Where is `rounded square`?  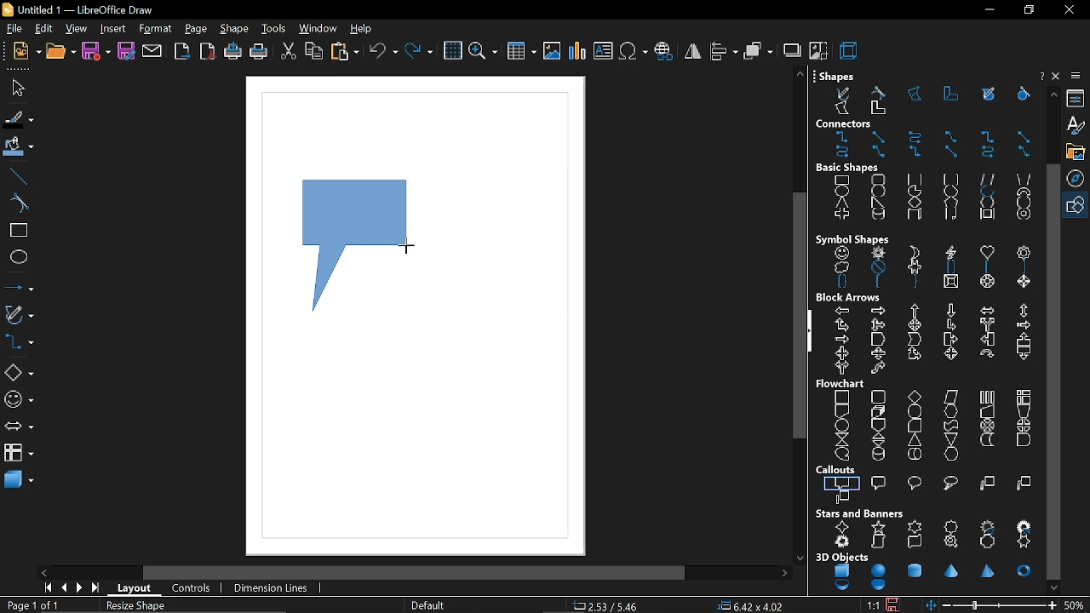 rounded square is located at coordinates (949, 179).